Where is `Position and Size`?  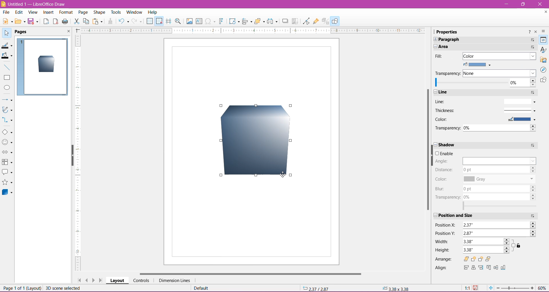
Position and Size is located at coordinates (465, 216).